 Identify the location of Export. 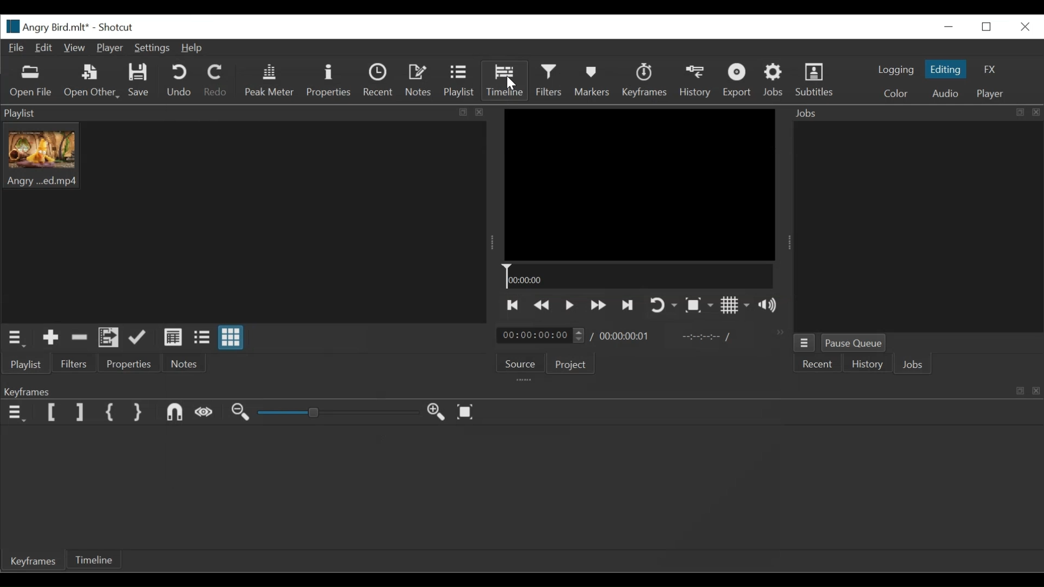
(738, 81).